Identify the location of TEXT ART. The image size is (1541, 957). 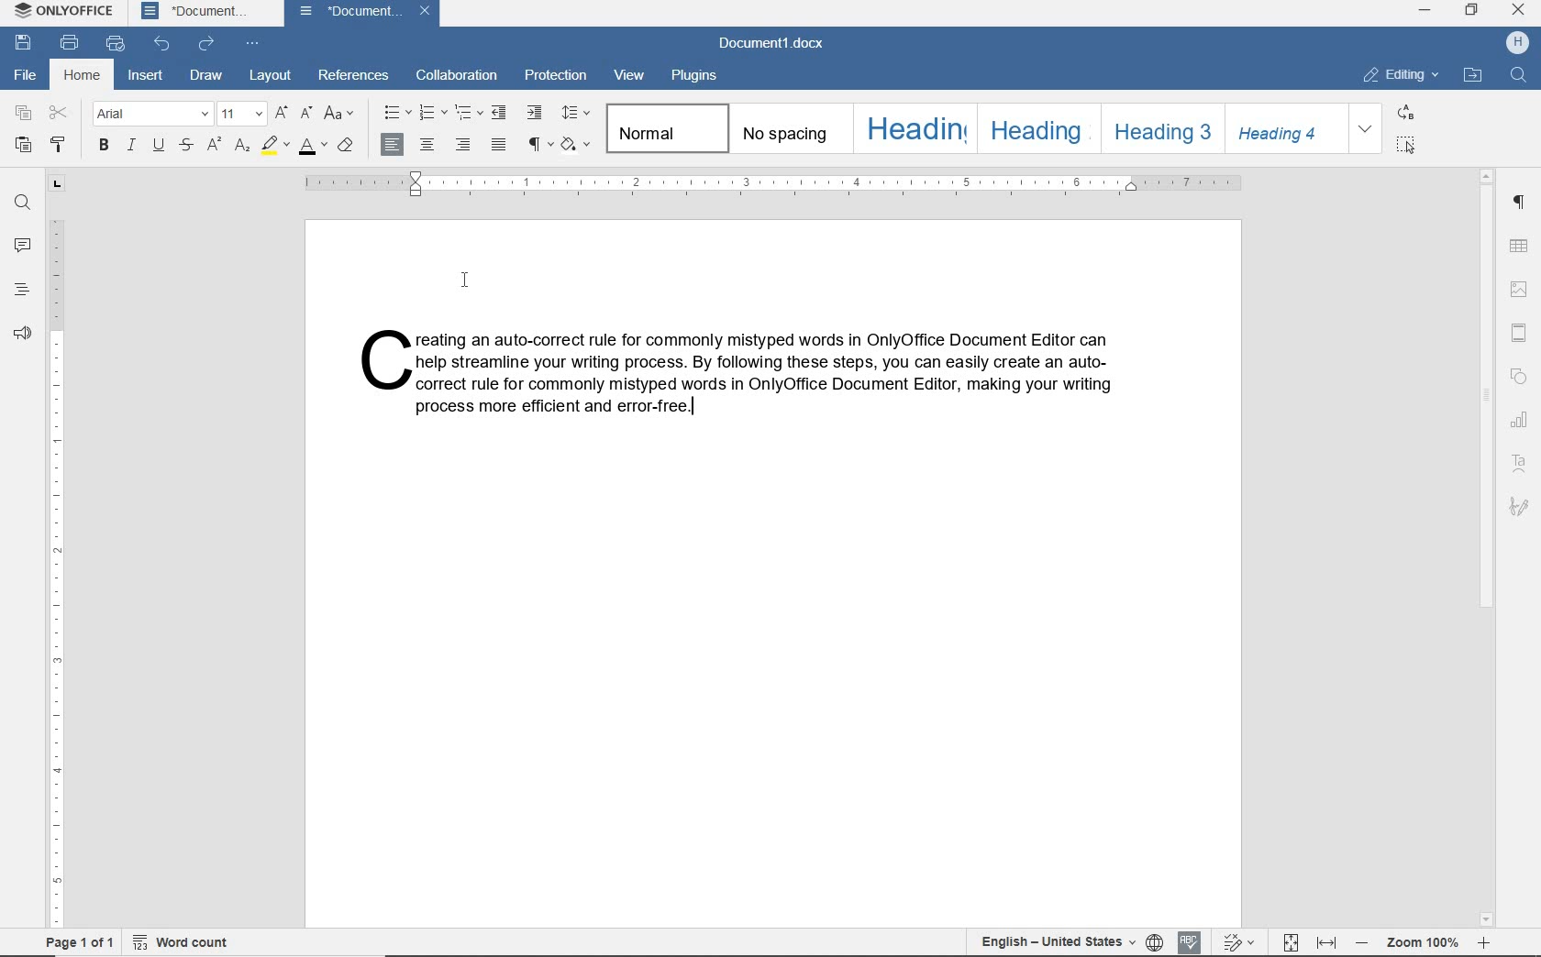
(1521, 465).